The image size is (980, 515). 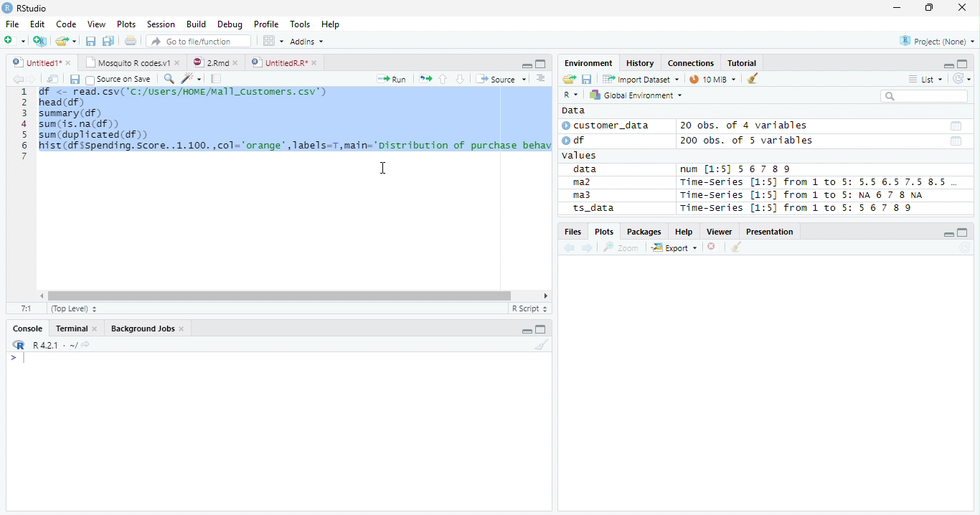 What do you see at coordinates (956, 142) in the screenshot?
I see `Date` at bounding box center [956, 142].